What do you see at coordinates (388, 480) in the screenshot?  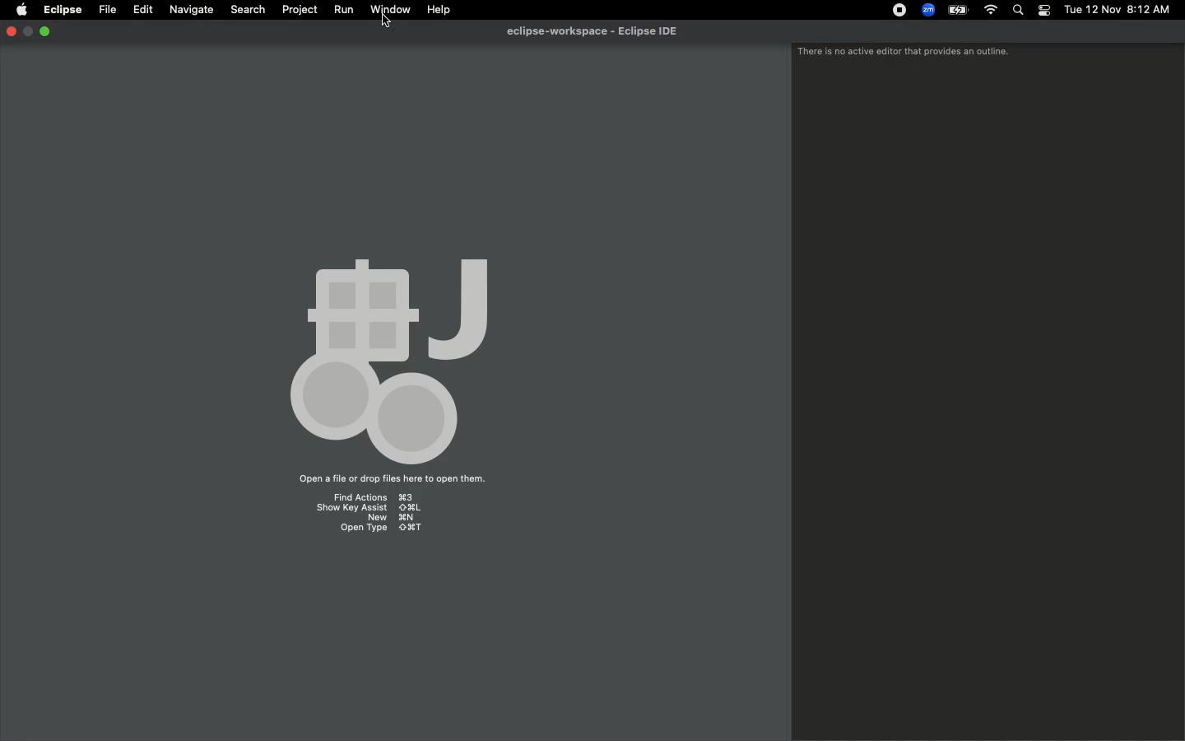 I see `Open a file or drop files here to open them` at bounding box center [388, 480].